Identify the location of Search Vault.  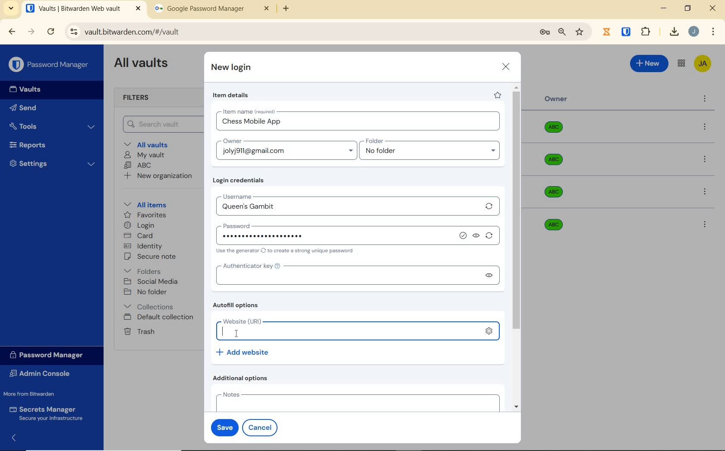
(160, 124).